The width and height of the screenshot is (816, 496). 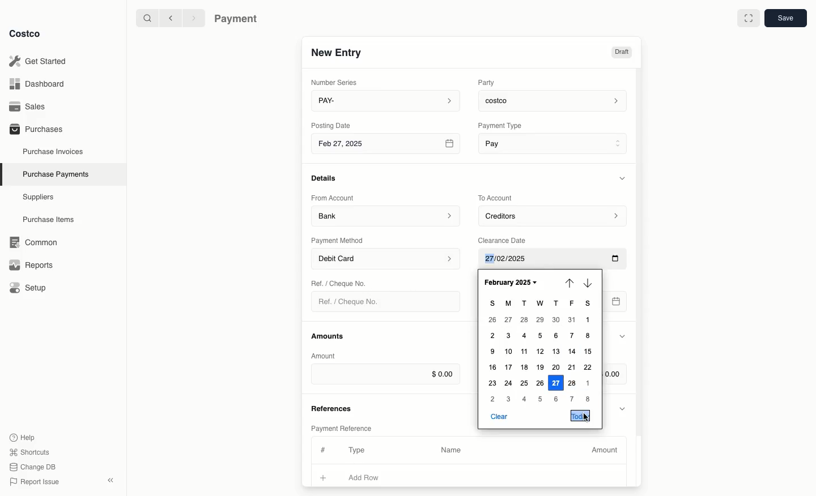 What do you see at coordinates (353, 302) in the screenshot?
I see `Ref. / Cheque No.` at bounding box center [353, 302].